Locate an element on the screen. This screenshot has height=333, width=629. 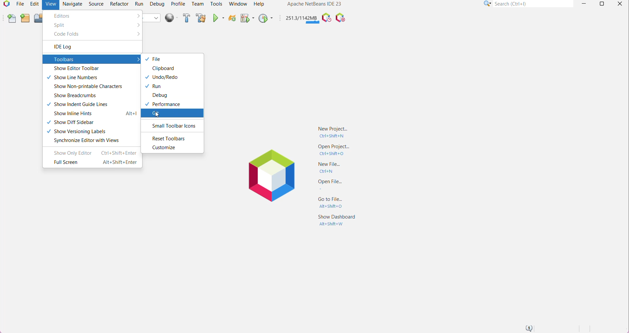
Debug is located at coordinates (157, 4).